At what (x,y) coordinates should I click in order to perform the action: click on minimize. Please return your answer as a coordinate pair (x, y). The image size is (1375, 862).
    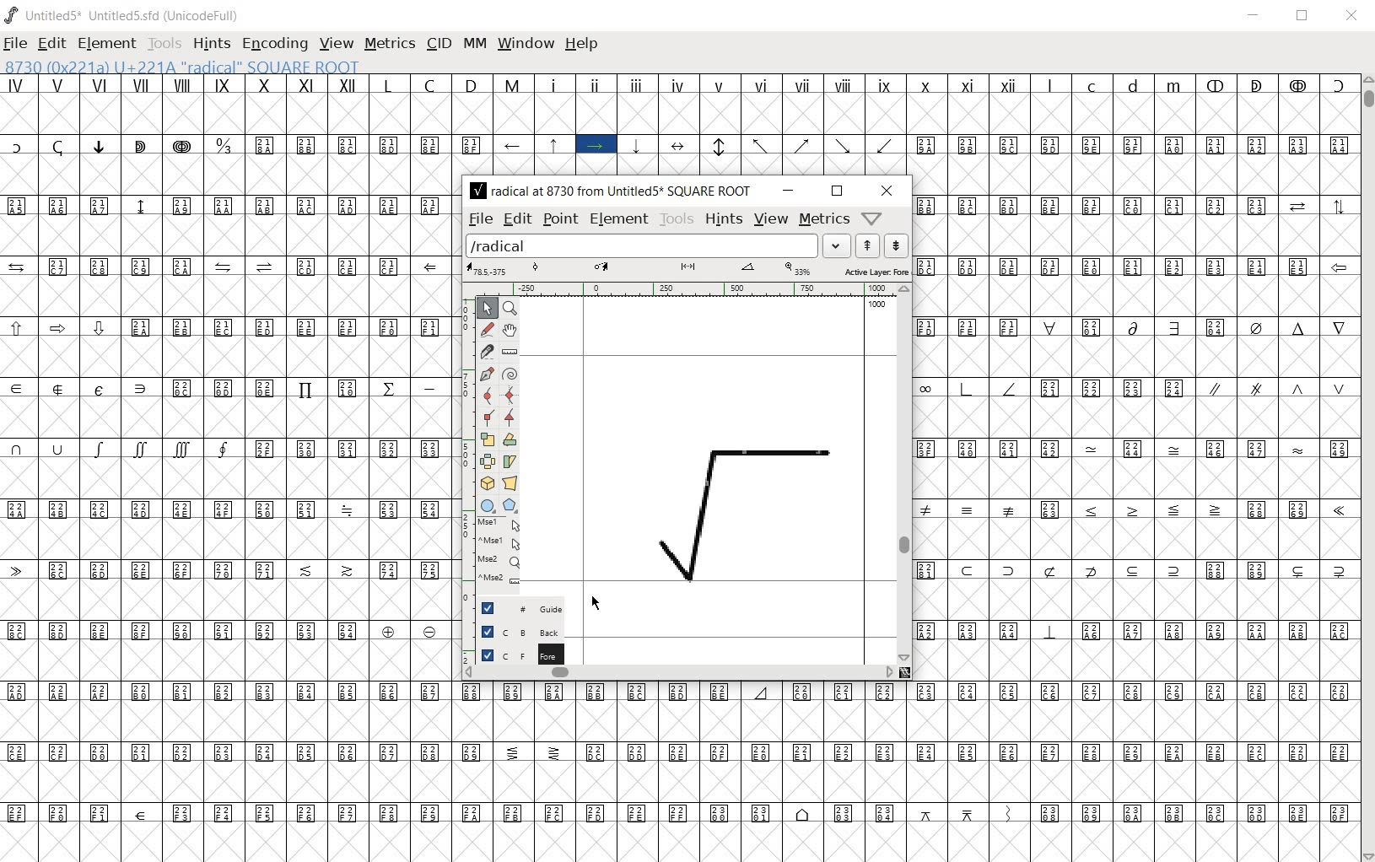
    Looking at the image, I should click on (786, 191).